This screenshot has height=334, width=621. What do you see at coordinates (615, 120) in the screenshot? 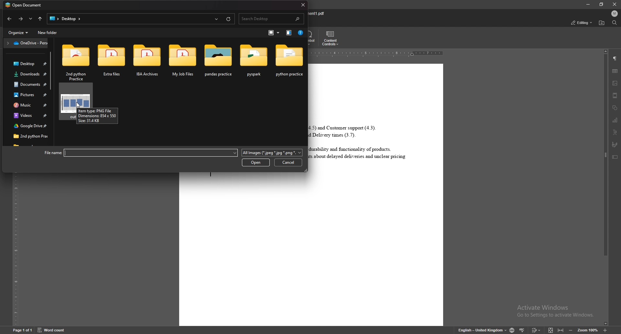
I see `chart` at bounding box center [615, 120].